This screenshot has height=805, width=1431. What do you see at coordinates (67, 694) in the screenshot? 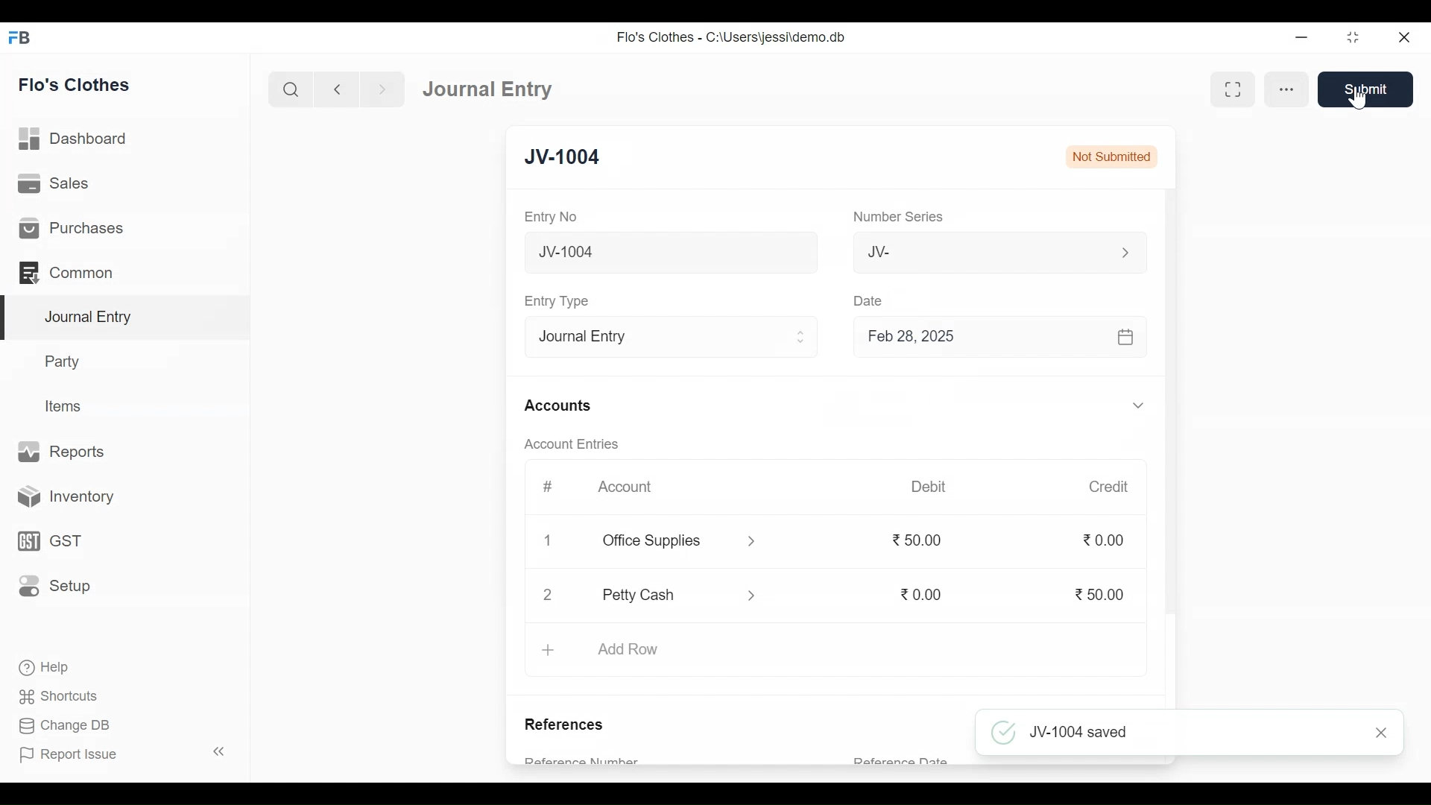
I see `Shortcuts` at bounding box center [67, 694].